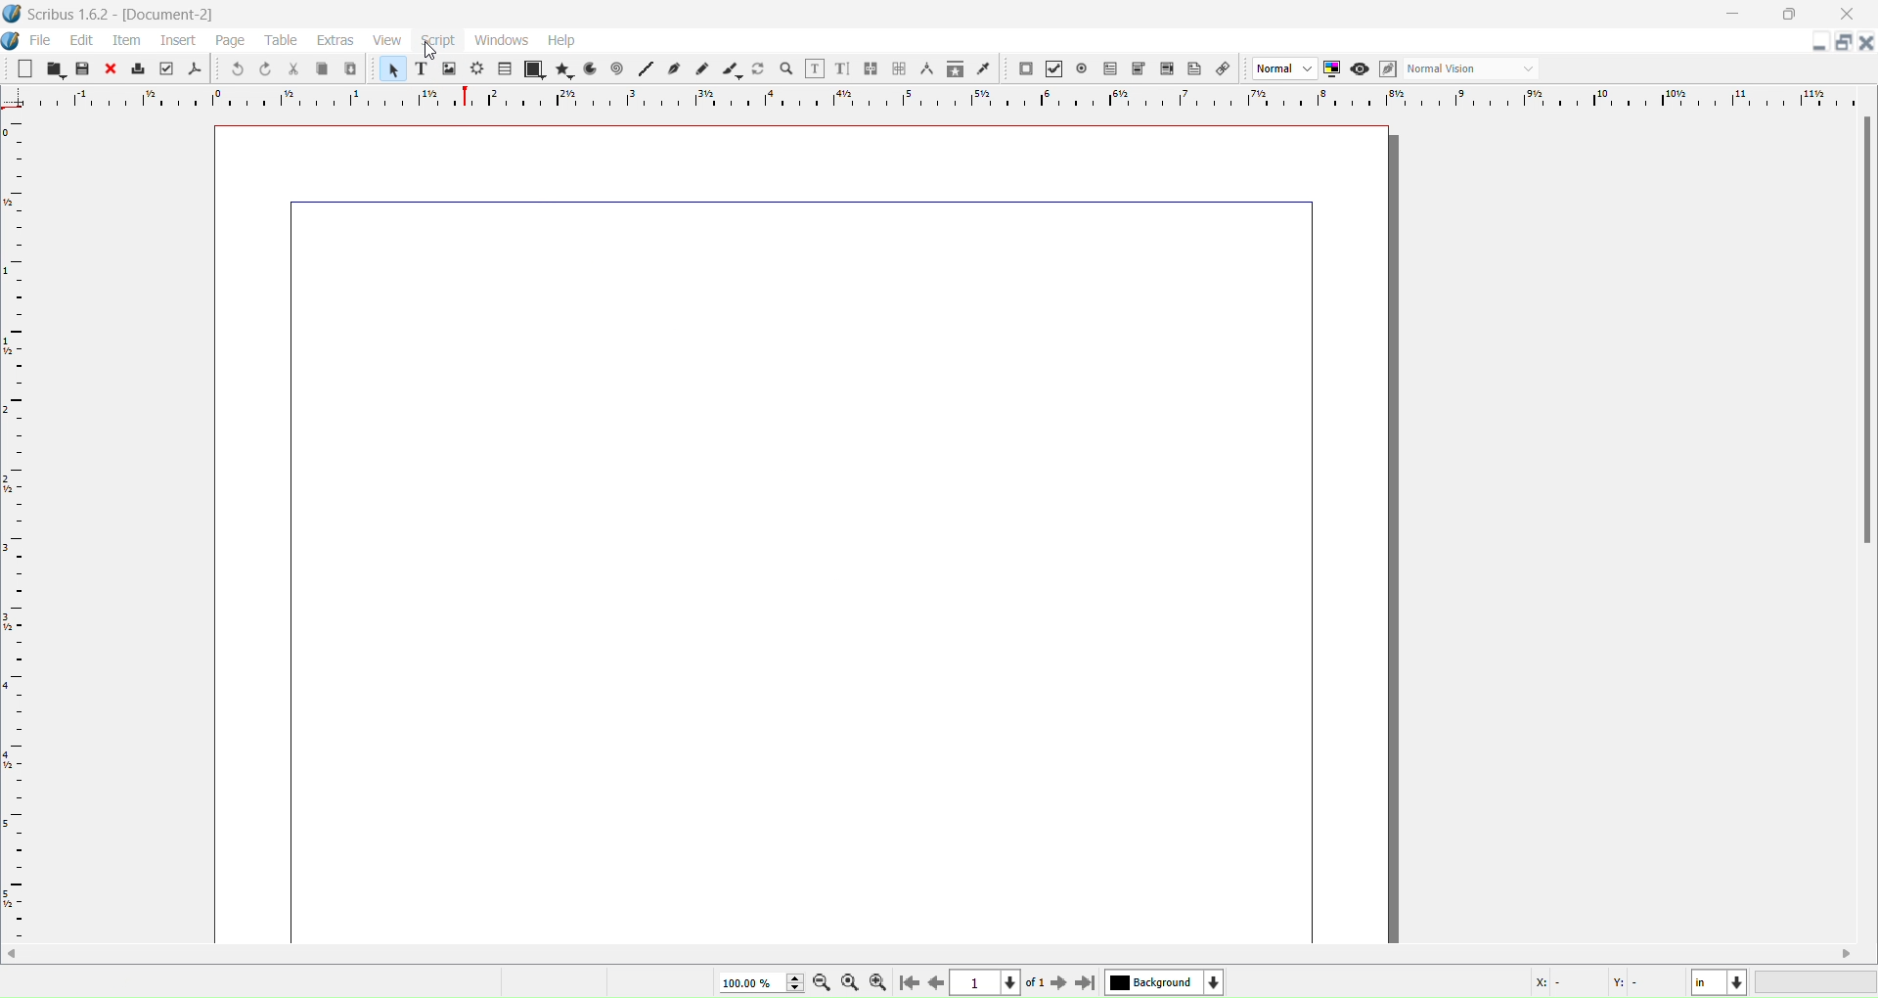 The height and width of the screenshot is (998, 1878). Describe the element at coordinates (429, 55) in the screenshot. I see `` at that location.